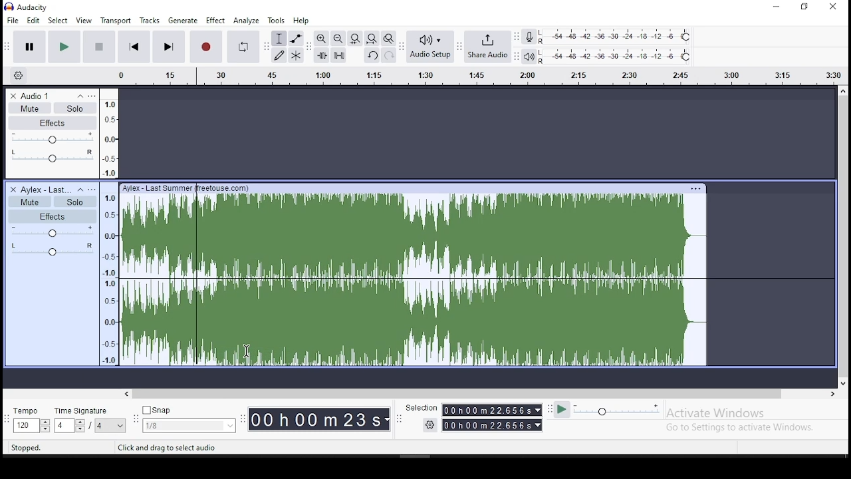 This screenshot has height=479, width=851. I want to click on stop, so click(99, 47).